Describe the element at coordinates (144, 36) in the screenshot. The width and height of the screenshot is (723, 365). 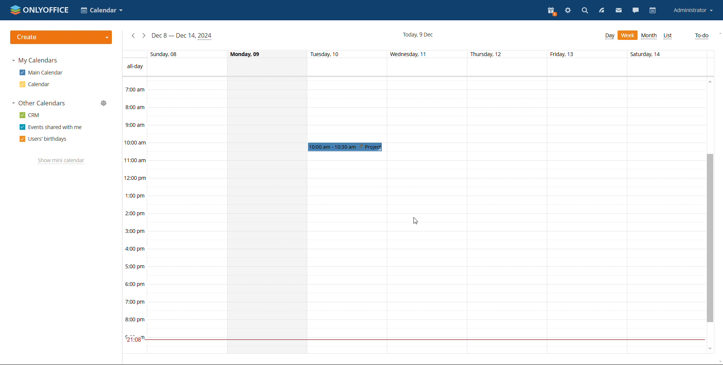
I see `next week` at that location.